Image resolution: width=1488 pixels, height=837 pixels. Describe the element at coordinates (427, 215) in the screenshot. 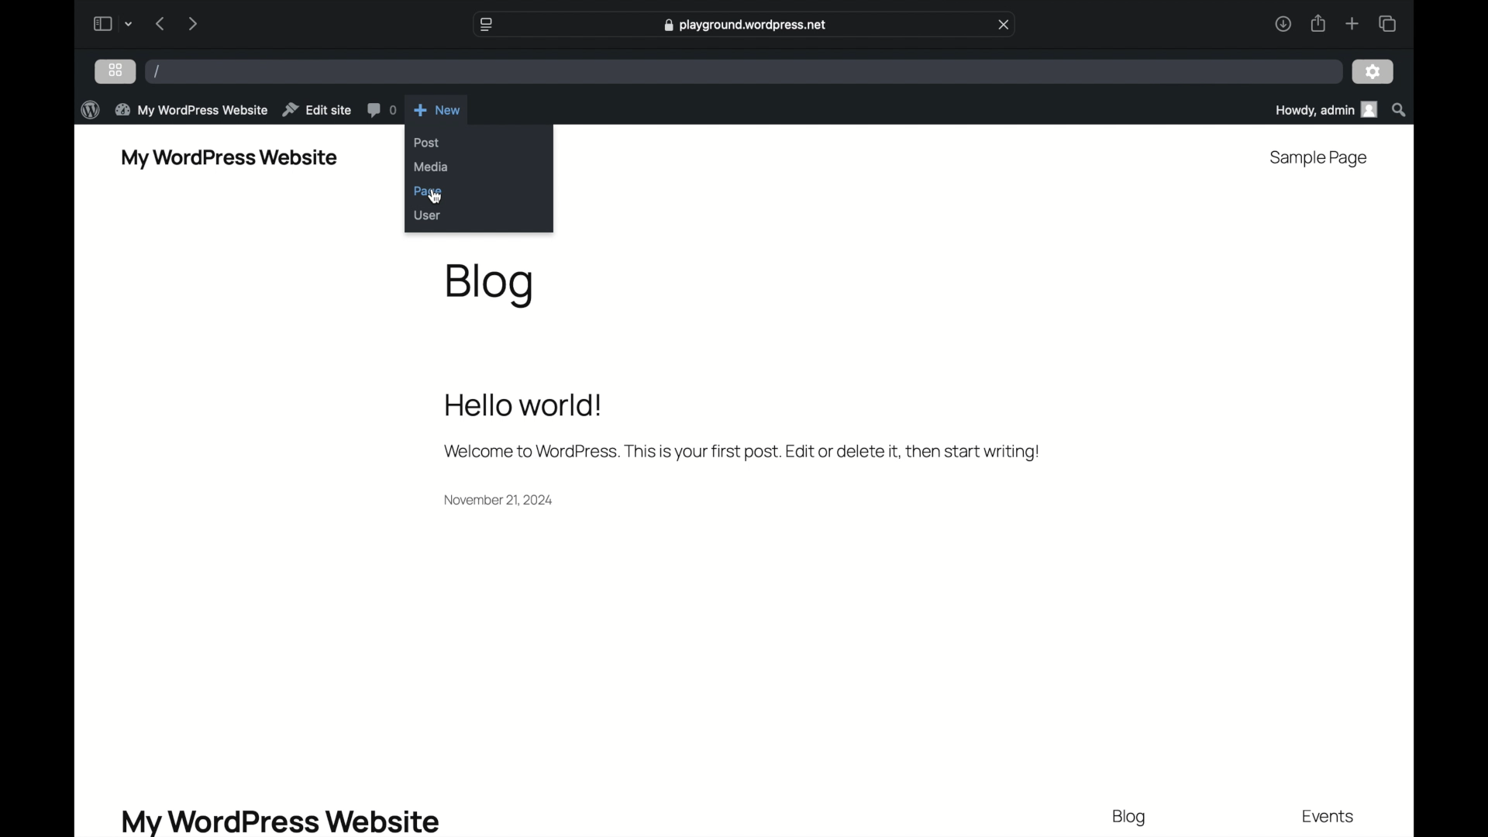

I see `user` at that location.